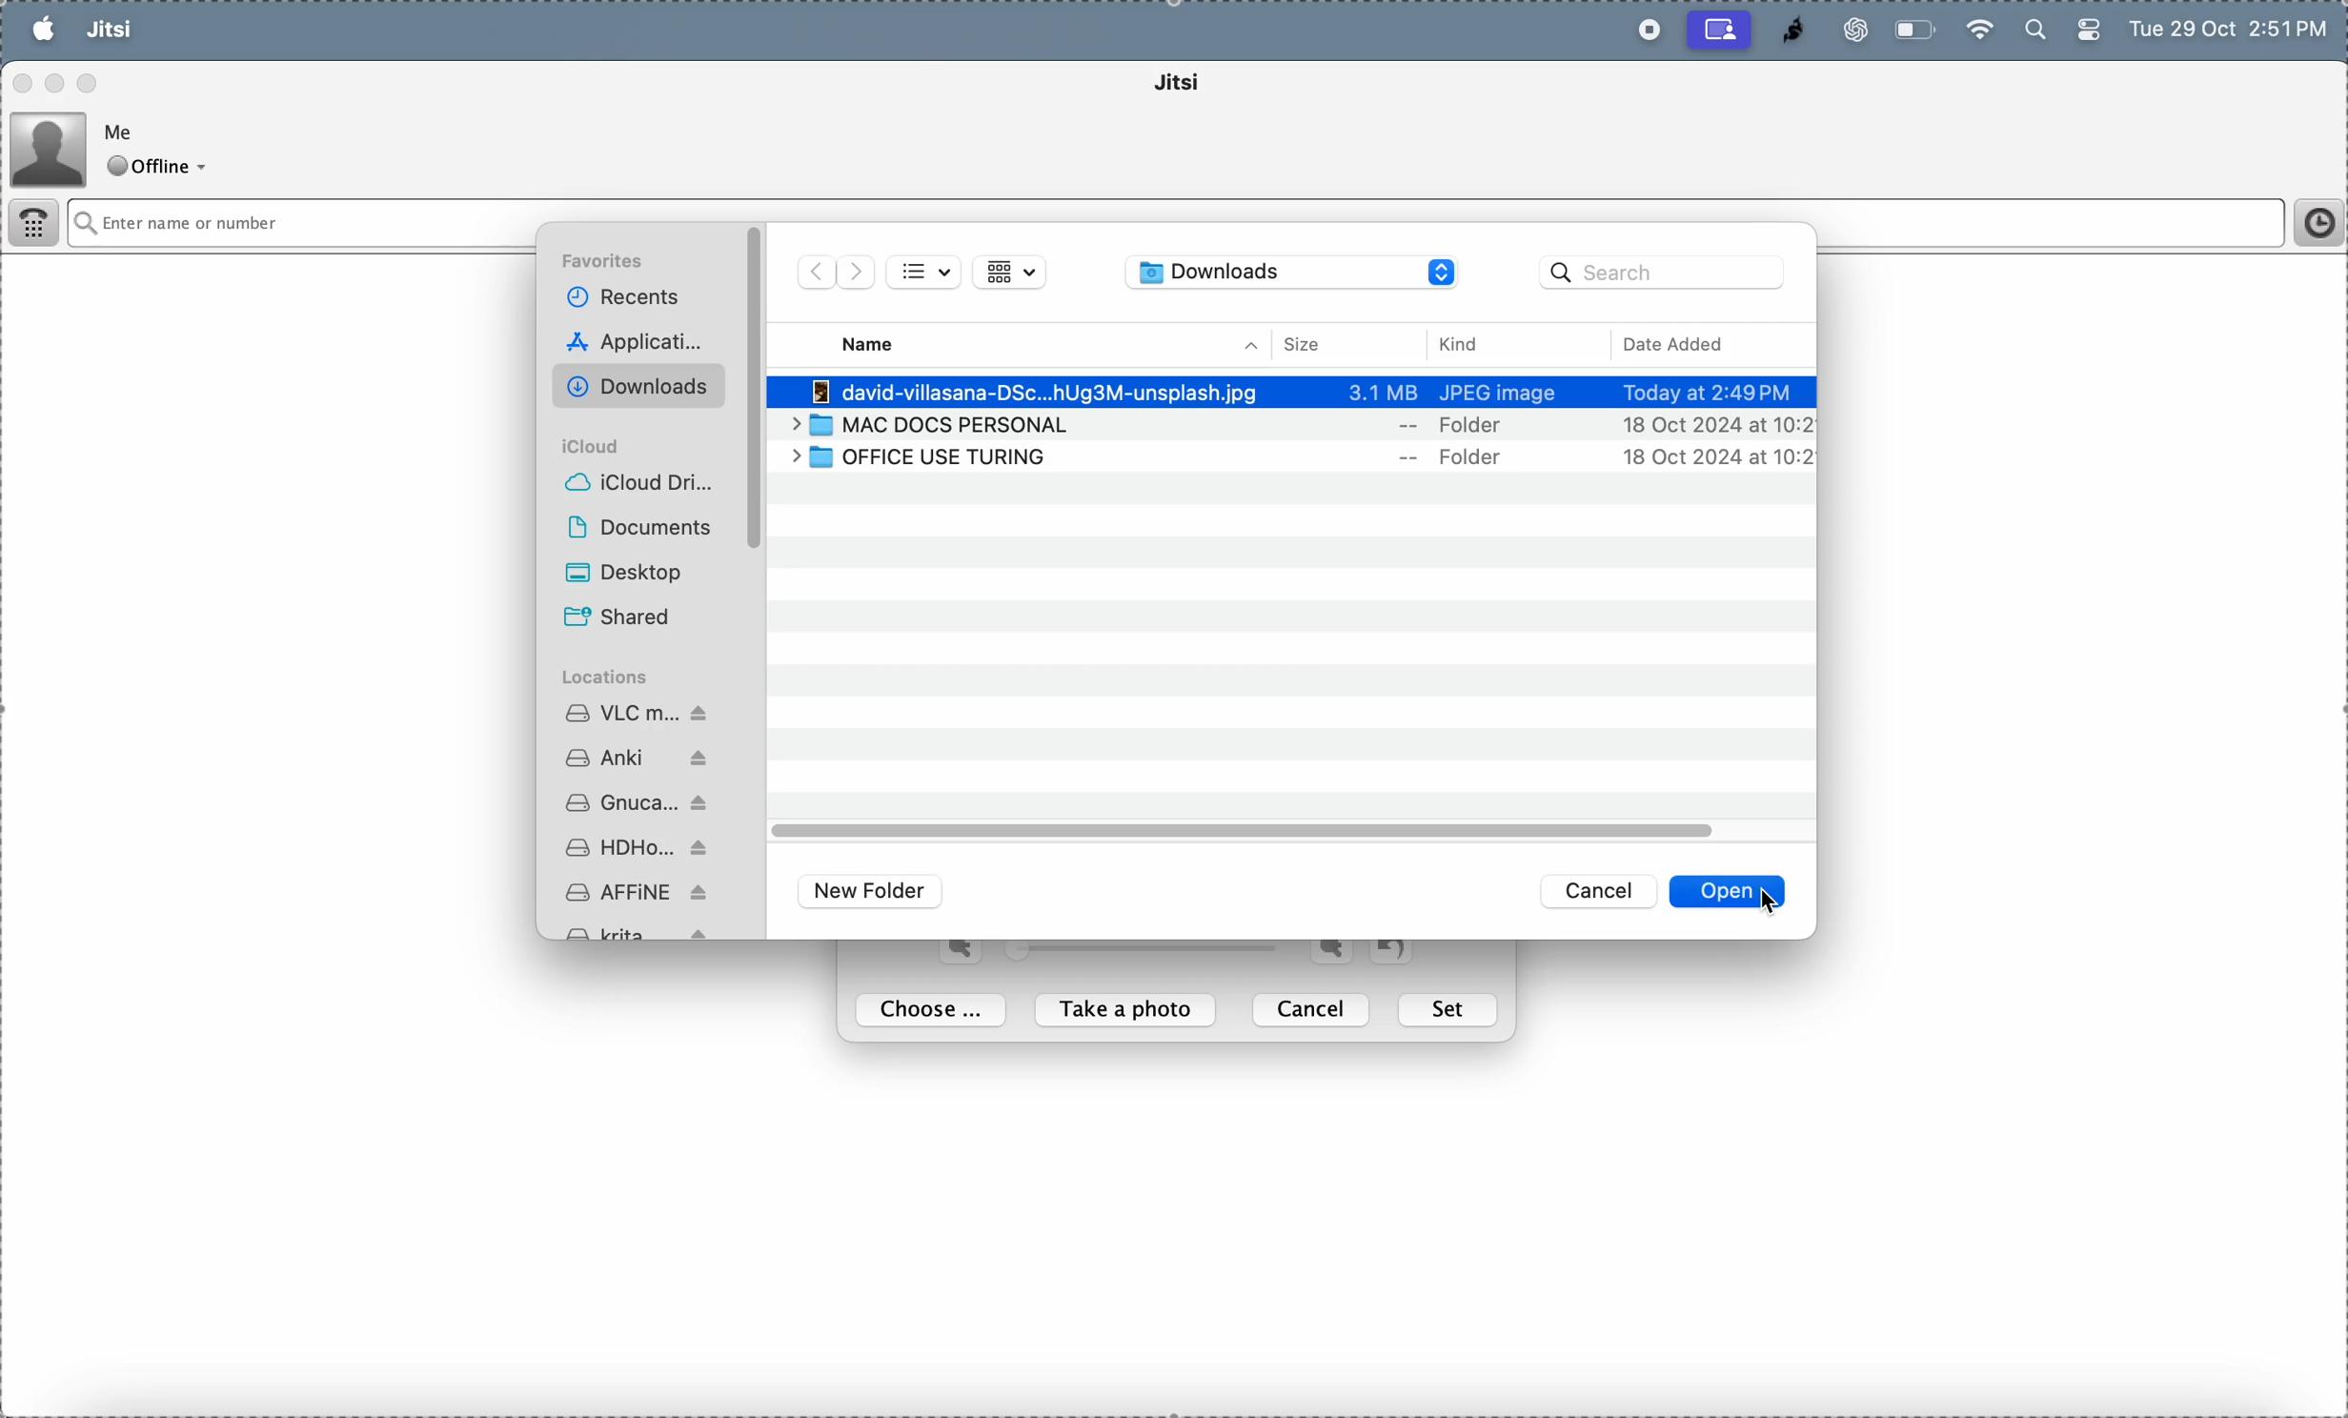 Image resolution: width=2348 pixels, height=1418 pixels. What do you see at coordinates (936, 1011) in the screenshot?
I see `choose` at bounding box center [936, 1011].